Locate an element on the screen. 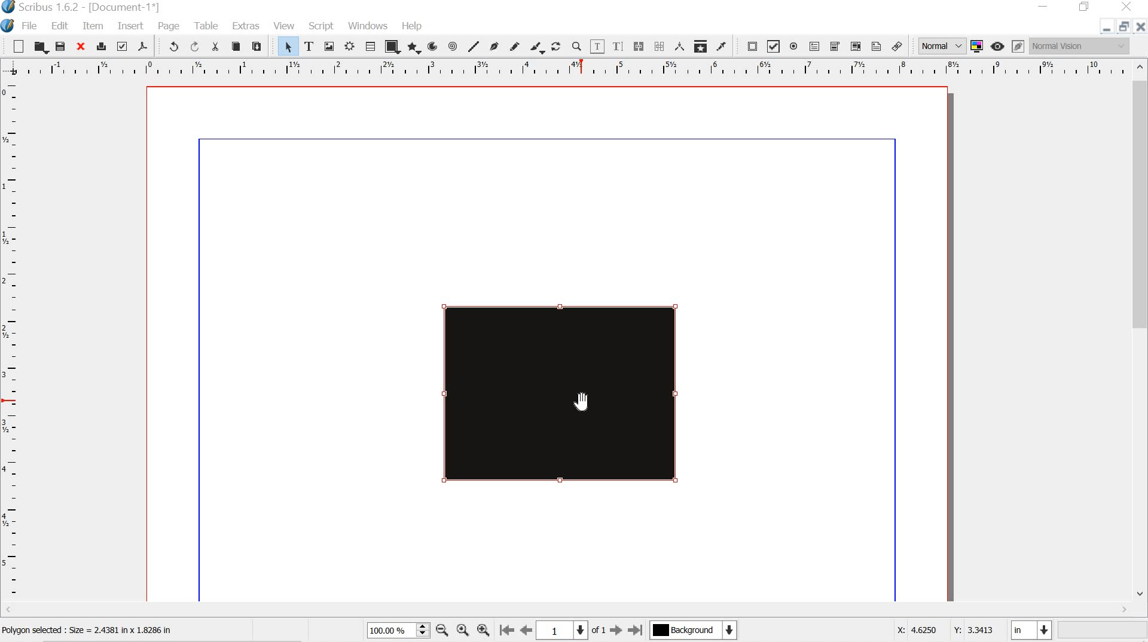 This screenshot has height=642, width=1148. normal is located at coordinates (942, 45).